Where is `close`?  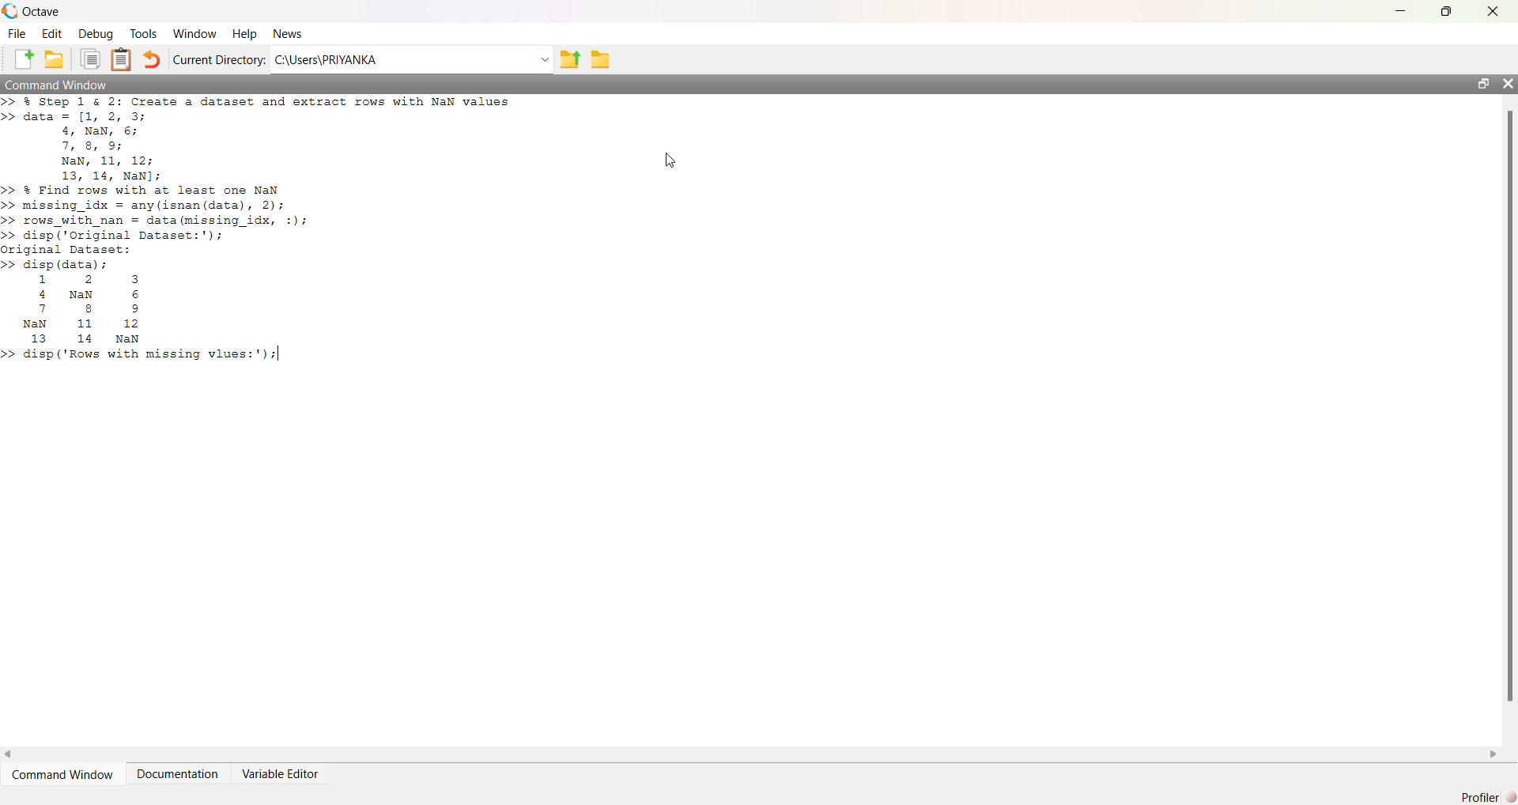
close is located at coordinates (1507, 83).